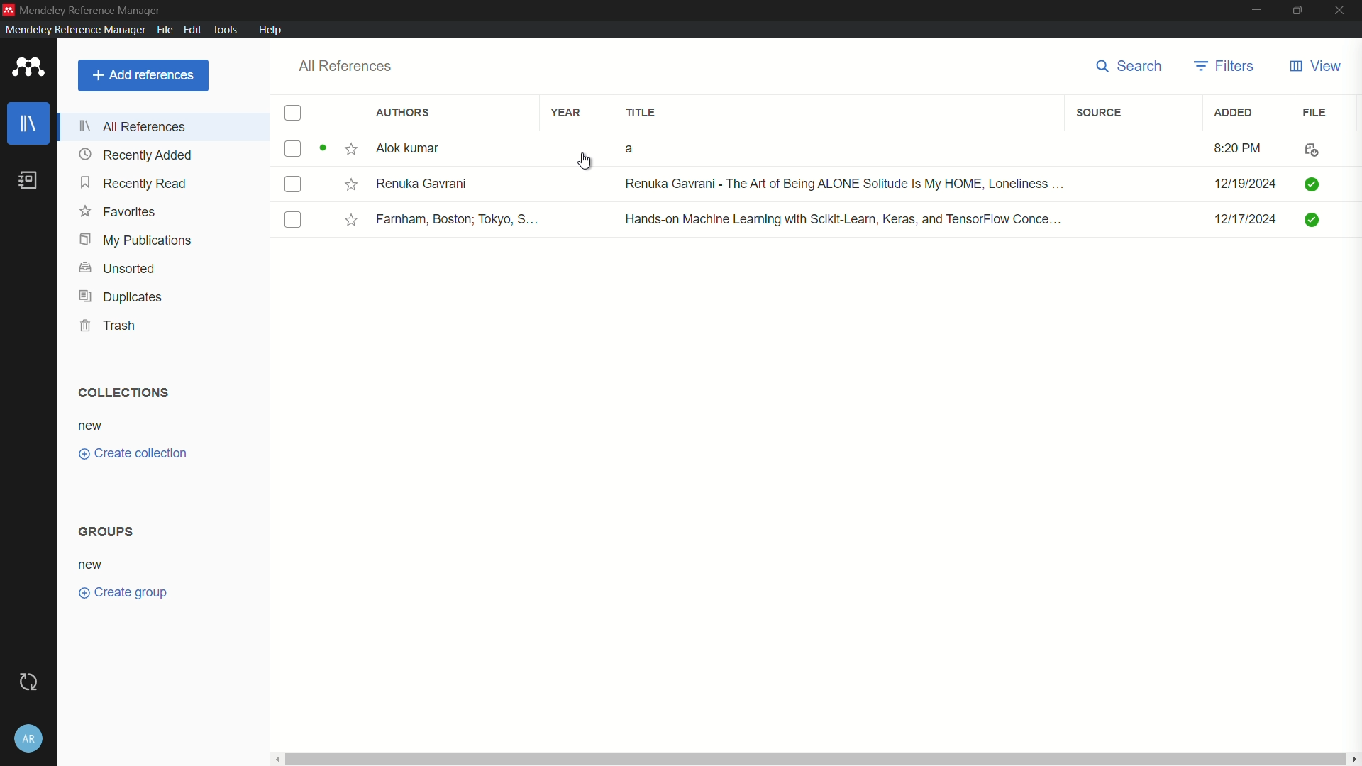 This screenshot has width=1362, height=766. What do you see at coordinates (31, 181) in the screenshot?
I see `book` at bounding box center [31, 181].